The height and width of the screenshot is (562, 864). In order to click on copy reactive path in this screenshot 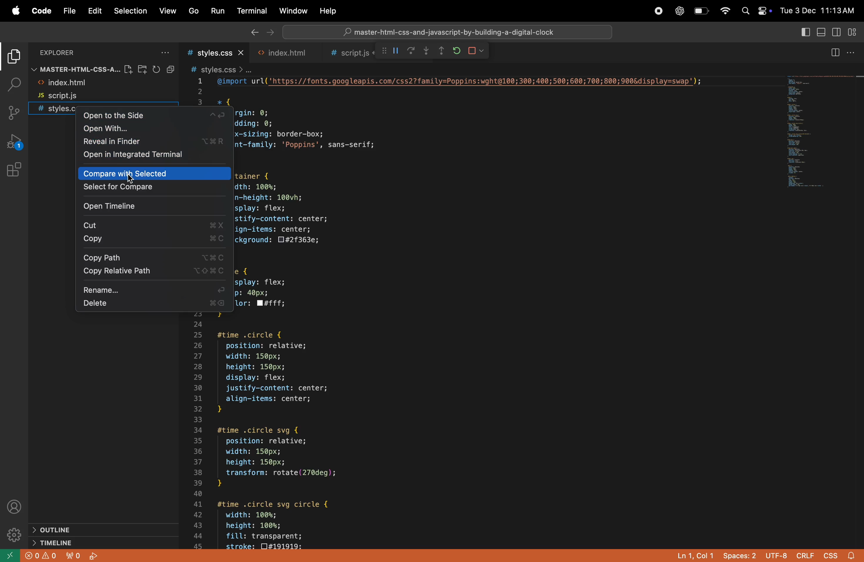, I will do `click(153, 271)`.